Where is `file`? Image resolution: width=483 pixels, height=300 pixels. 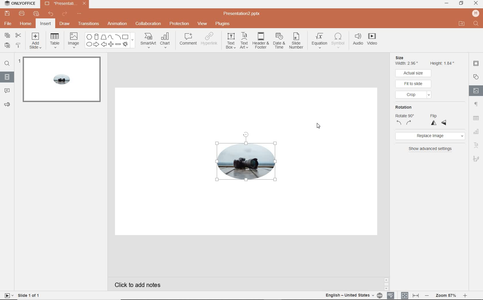 file is located at coordinates (8, 24).